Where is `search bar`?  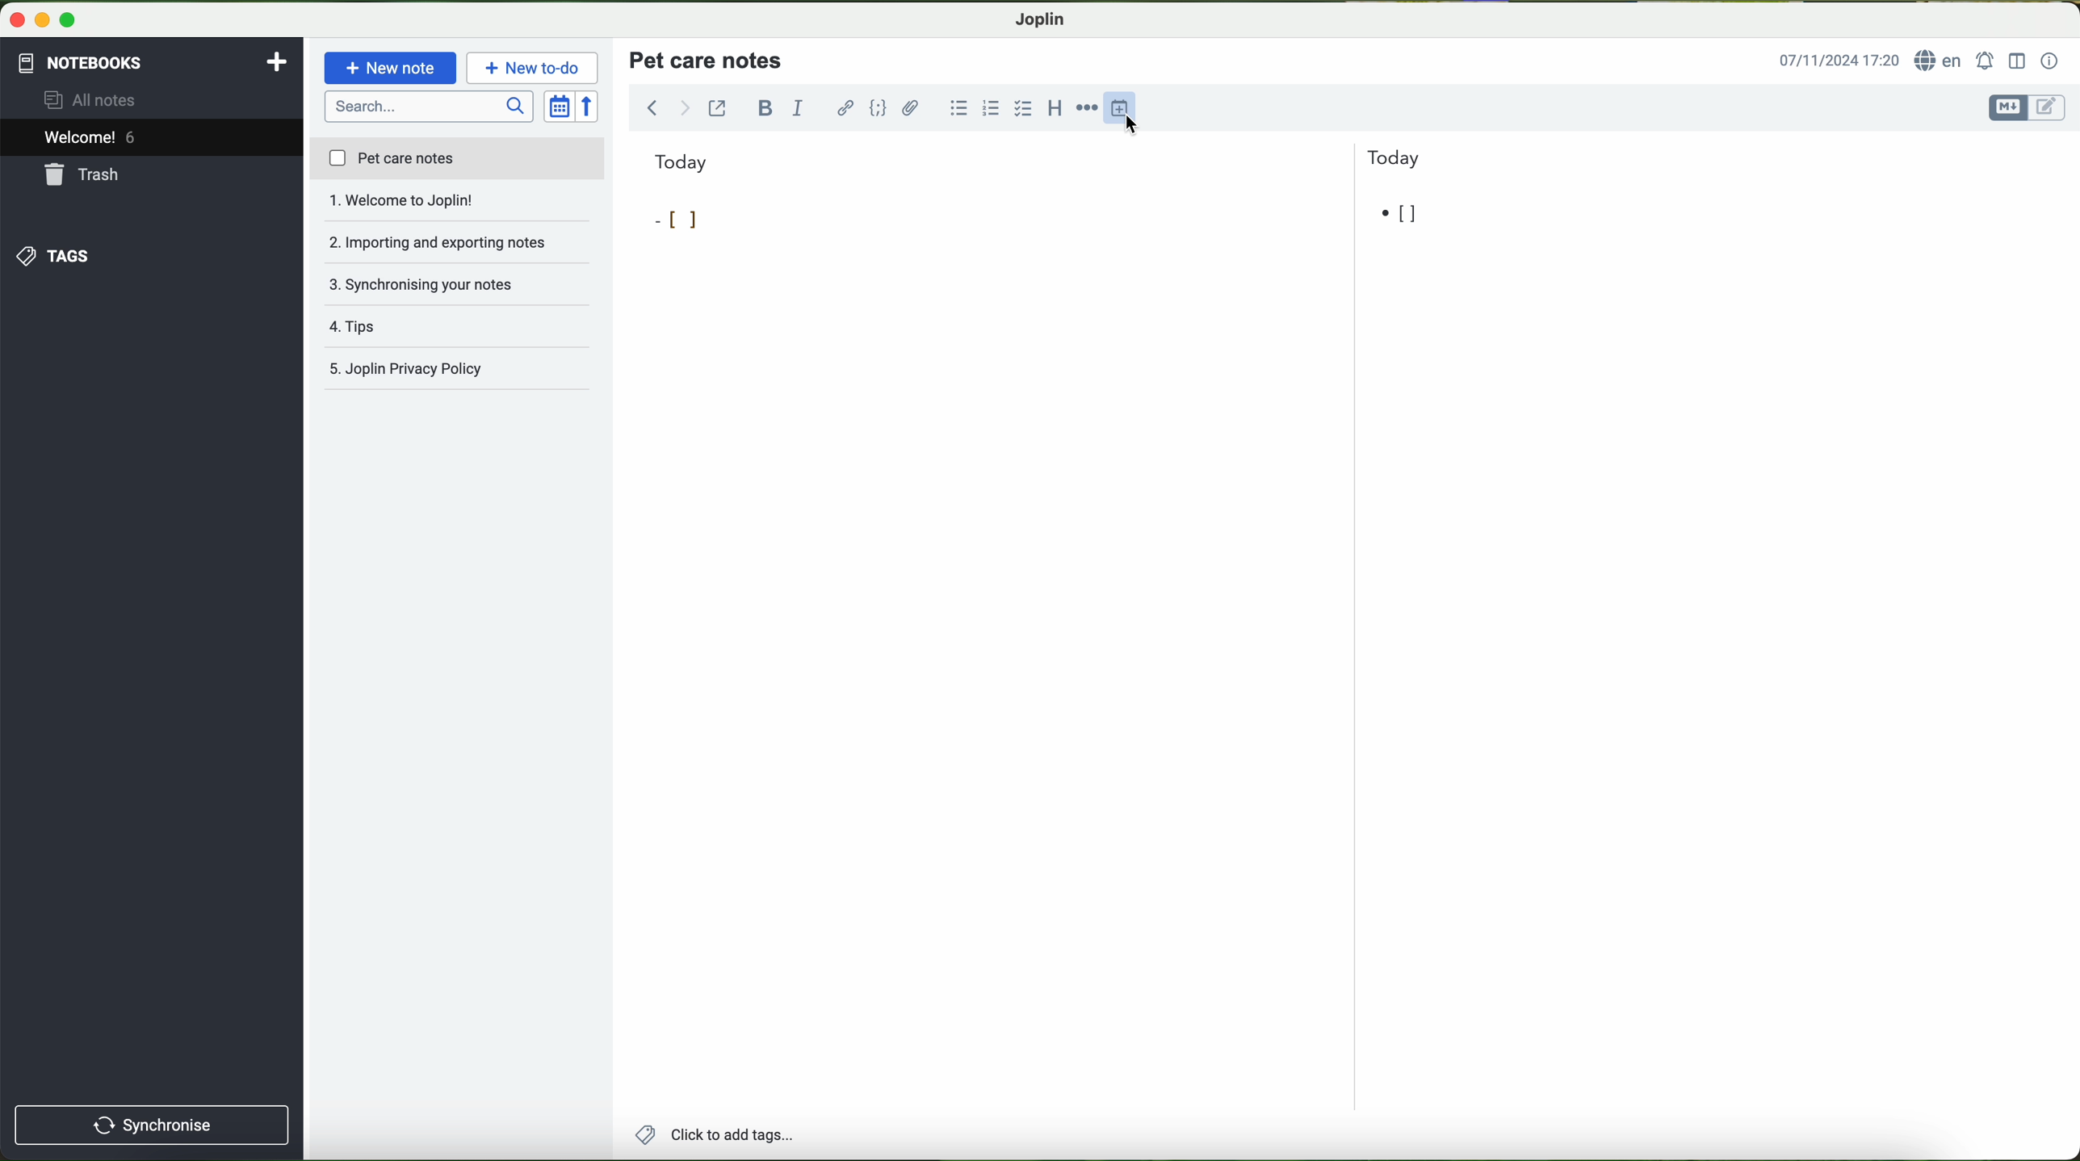 search bar is located at coordinates (431, 105).